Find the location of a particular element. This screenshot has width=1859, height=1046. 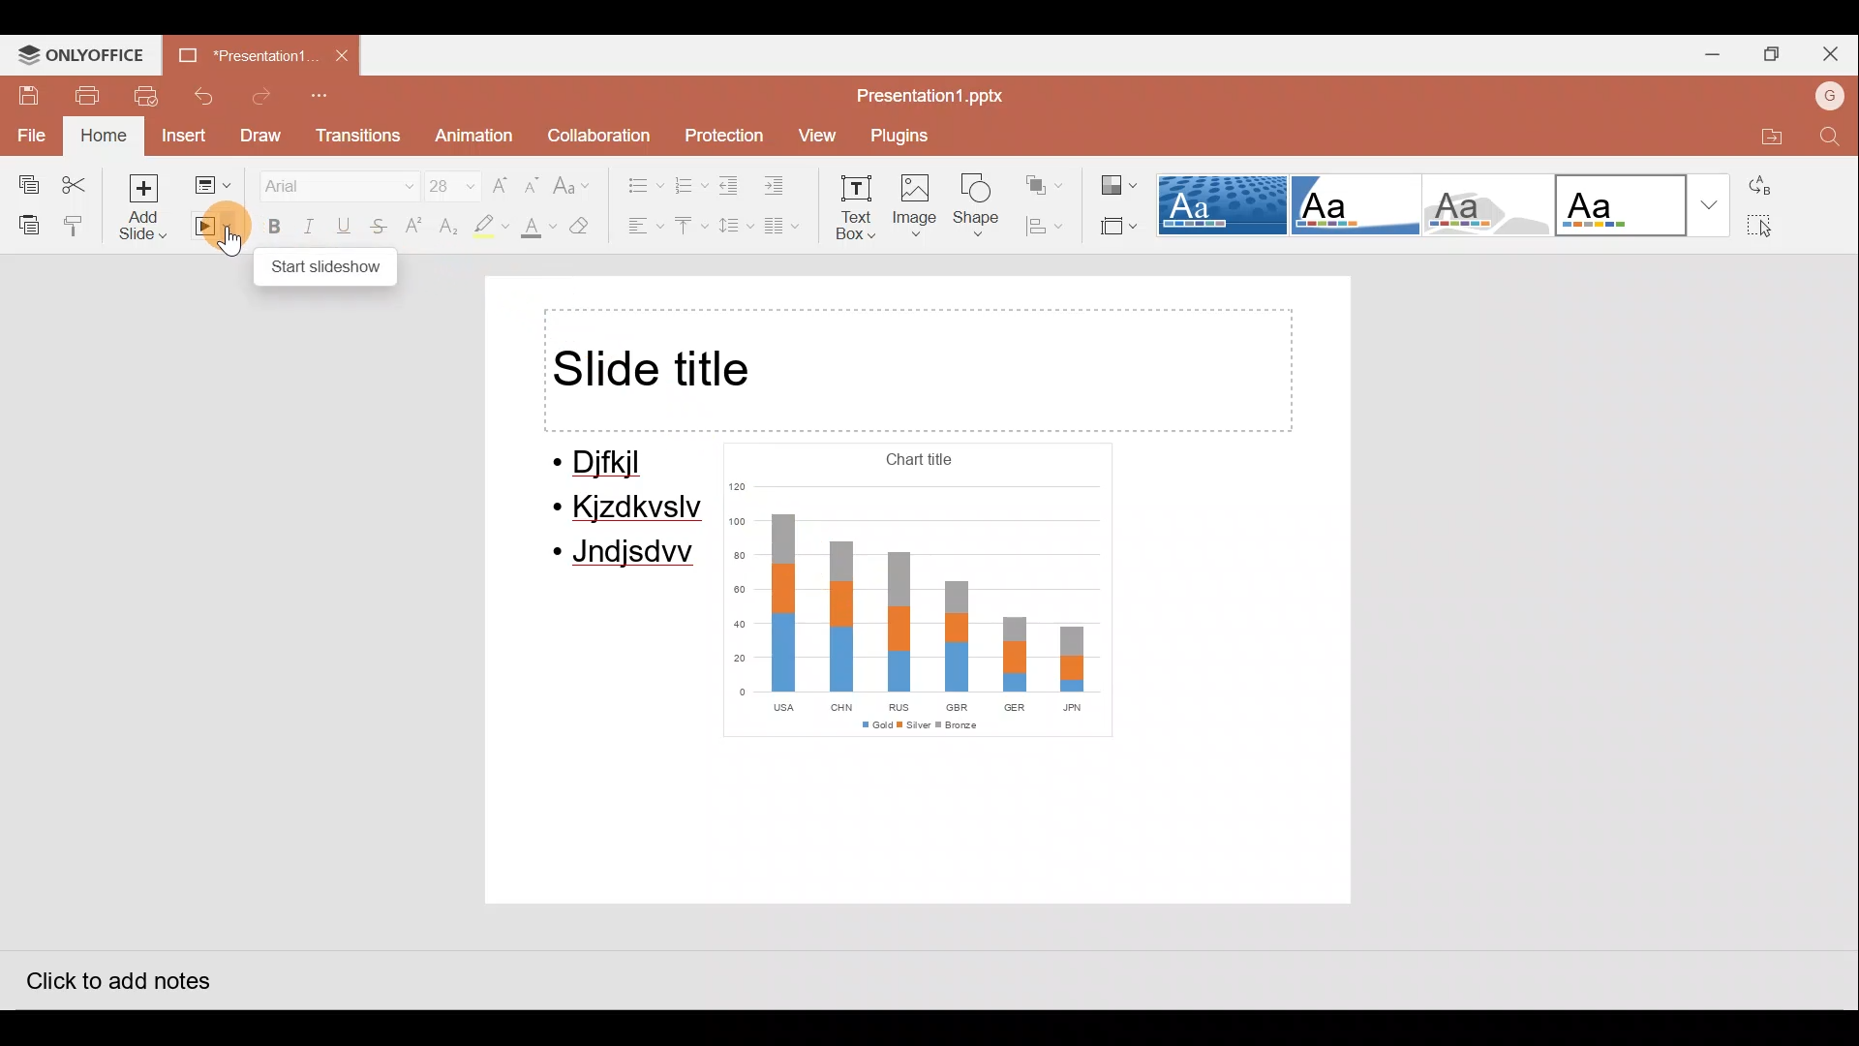

Turtle is located at coordinates (1481, 207).